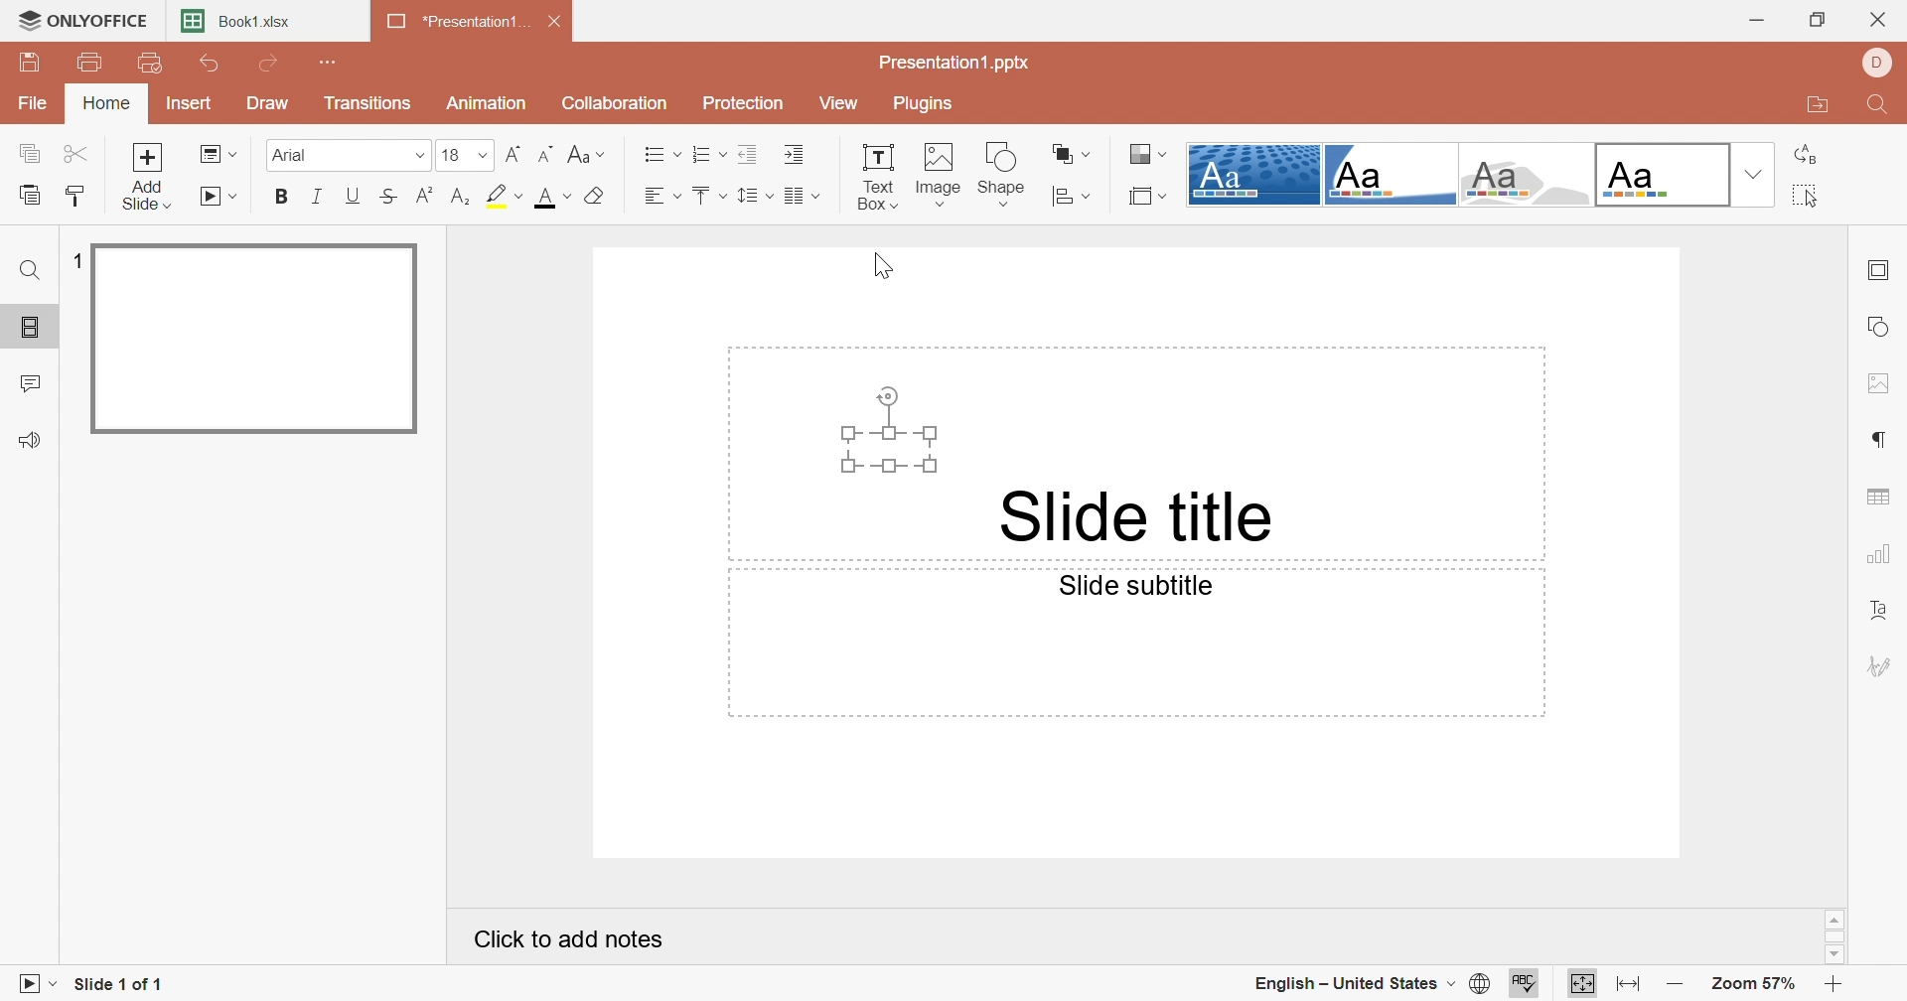 The height and width of the screenshot is (1001, 1907). Describe the element at coordinates (1881, 383) in the screenshot. I see `Image settings` at that location.